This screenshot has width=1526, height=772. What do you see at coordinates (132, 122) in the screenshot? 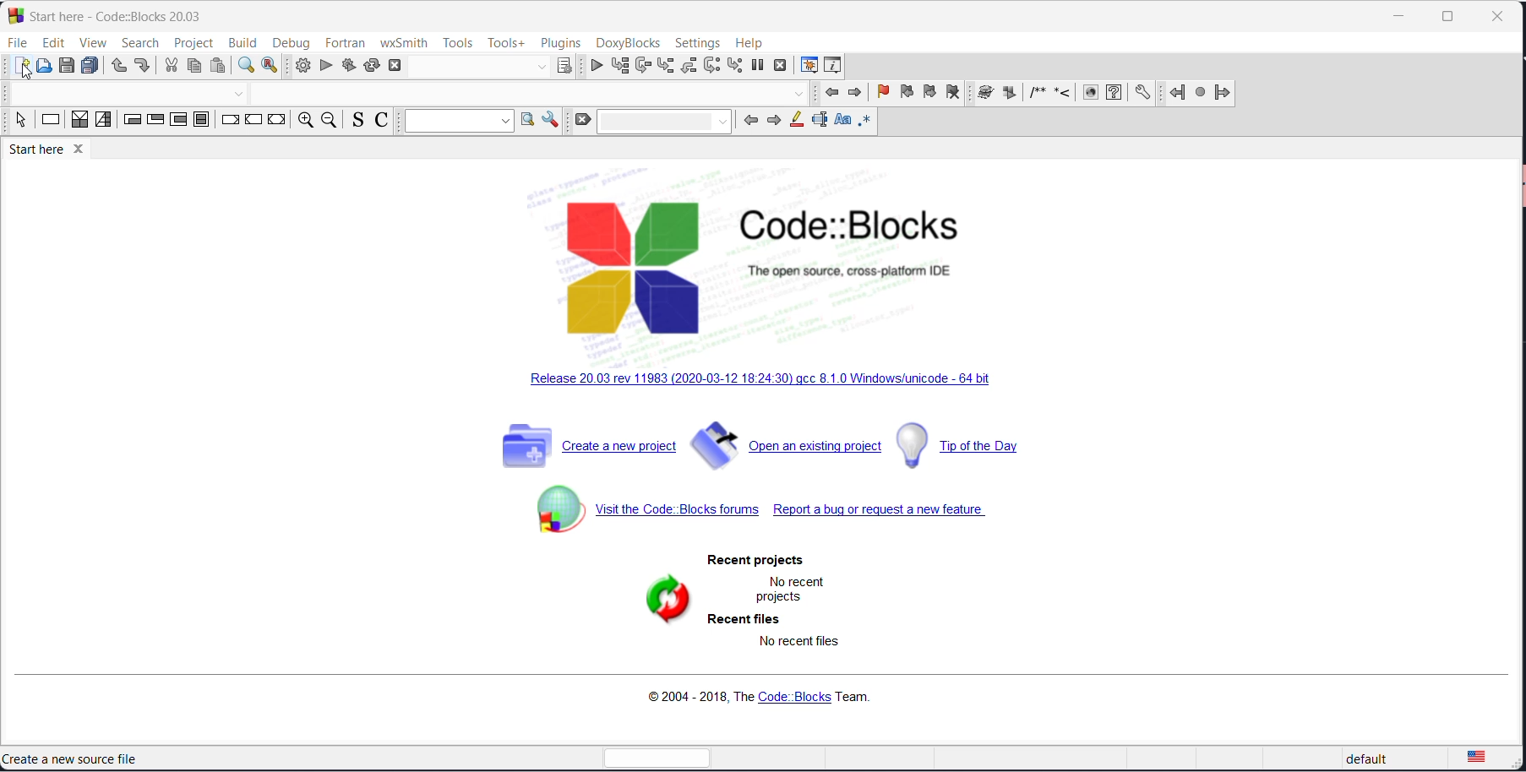
I see `entry condition loop` at bounding box center [132, 122].